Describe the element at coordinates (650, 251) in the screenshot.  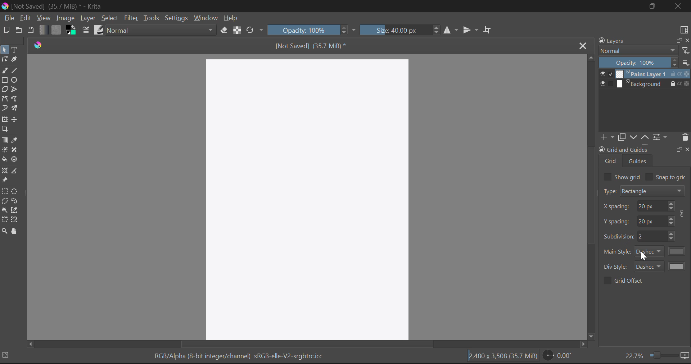
I see `style` at that location.